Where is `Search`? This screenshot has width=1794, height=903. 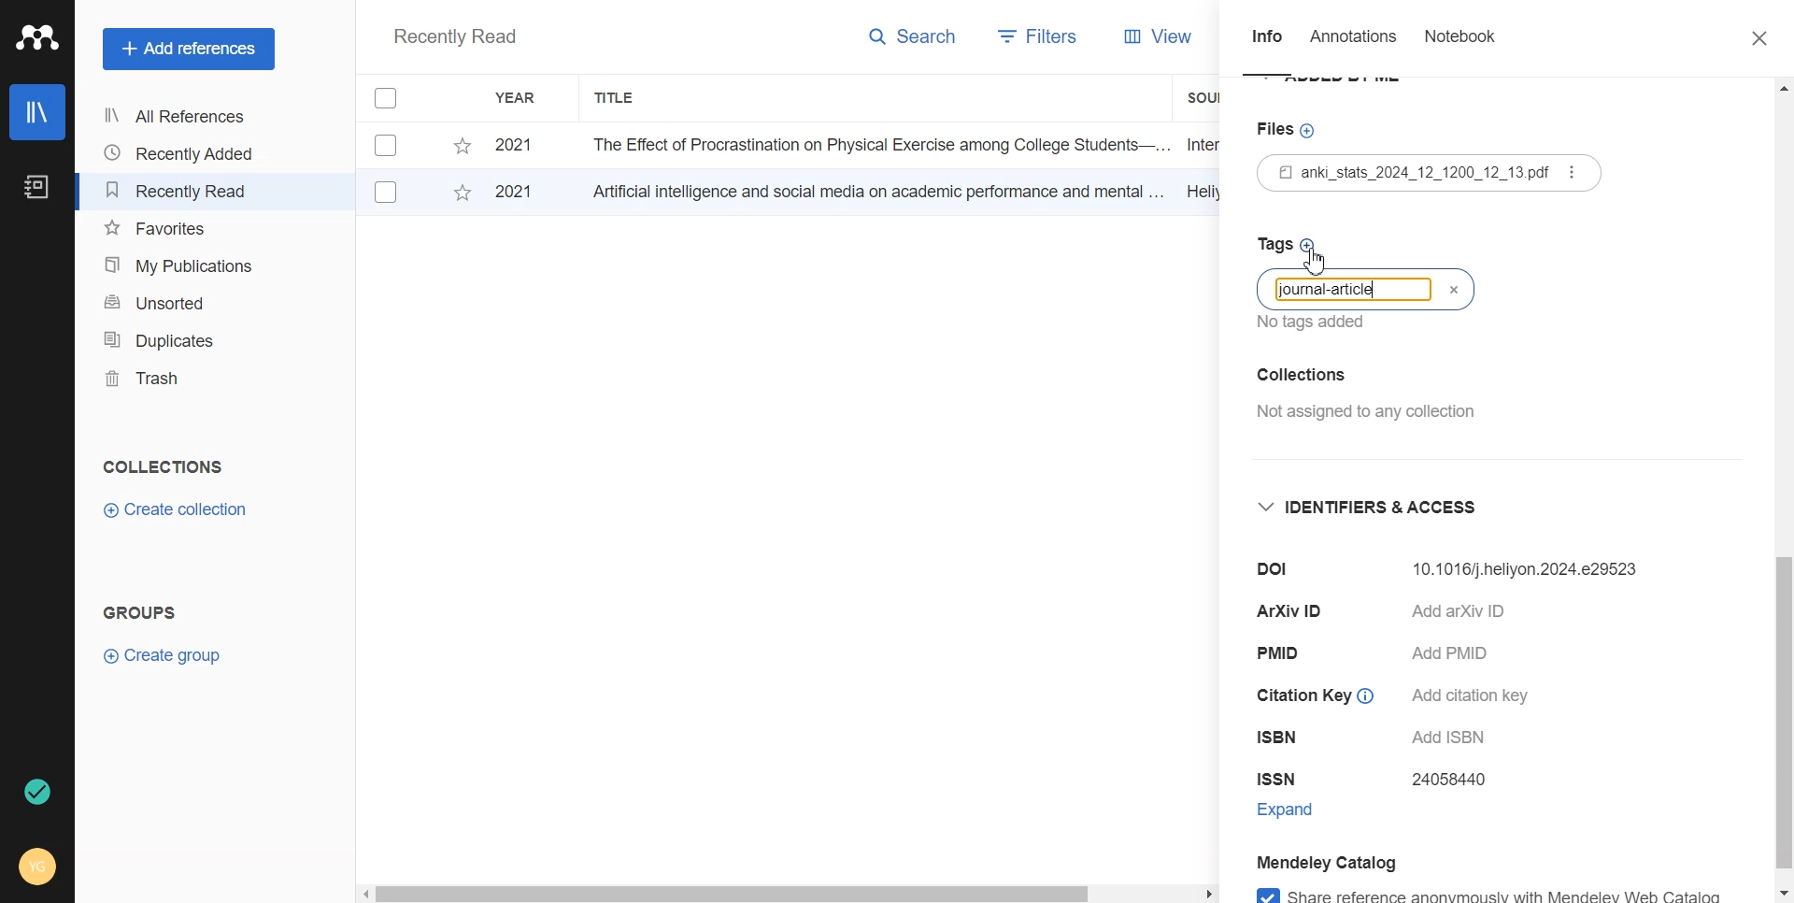 Search is located at coordinates (914, 40).